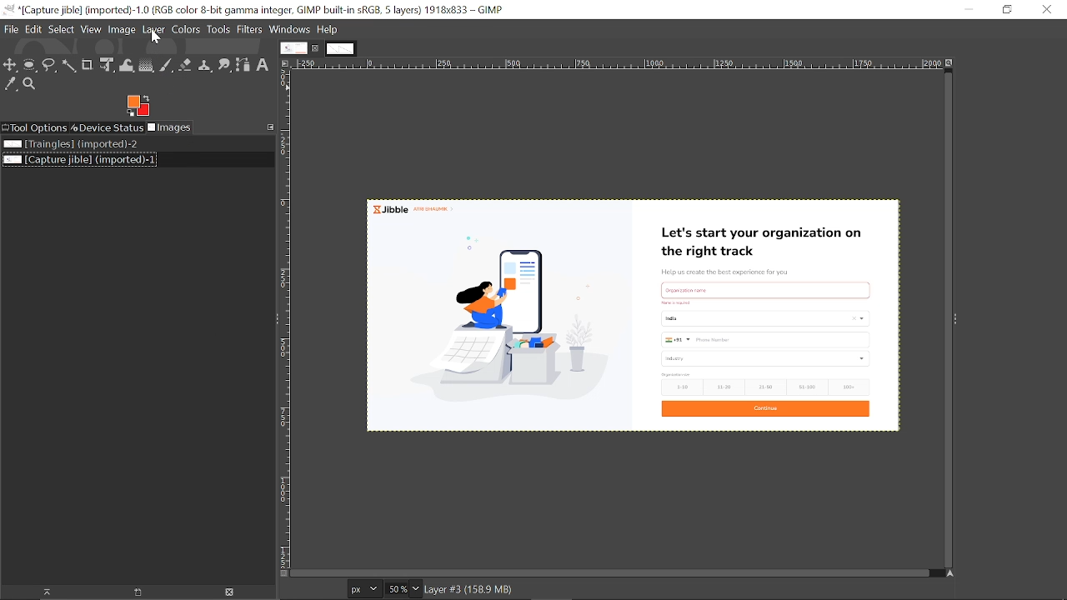 This screenshot has height=600, width=1067. What do you see at coordinates (9, 28) in the screenshot?
I see `File` at bounding box center [9, 28].